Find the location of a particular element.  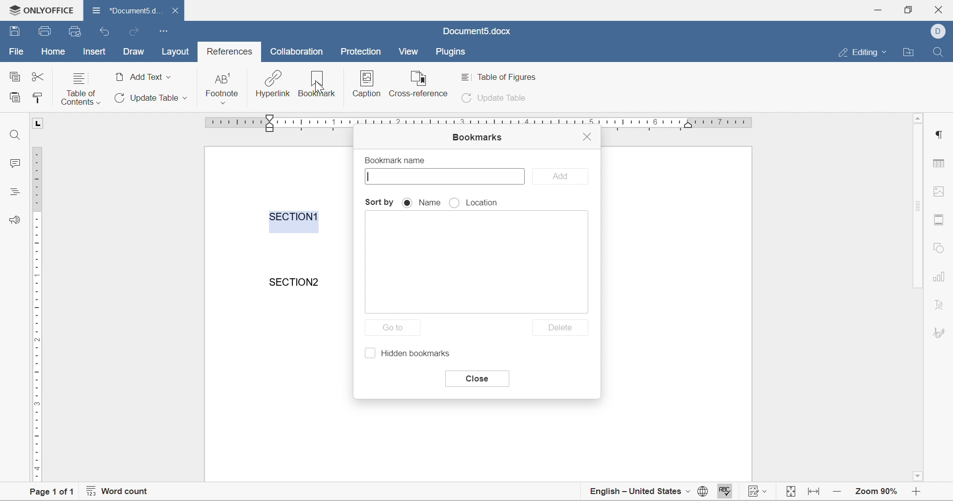

feedback and support is located at coordinates (15, 219).